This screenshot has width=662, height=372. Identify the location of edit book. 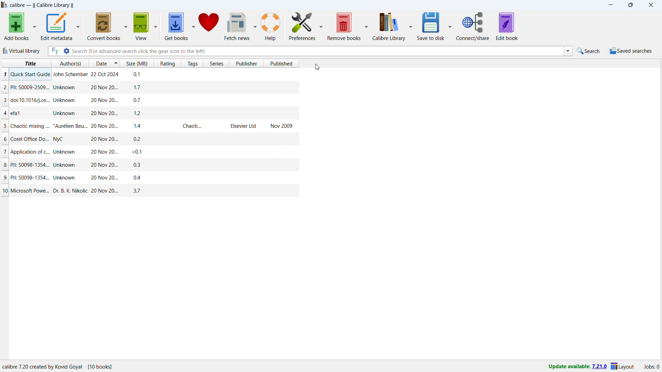
(506, 26).